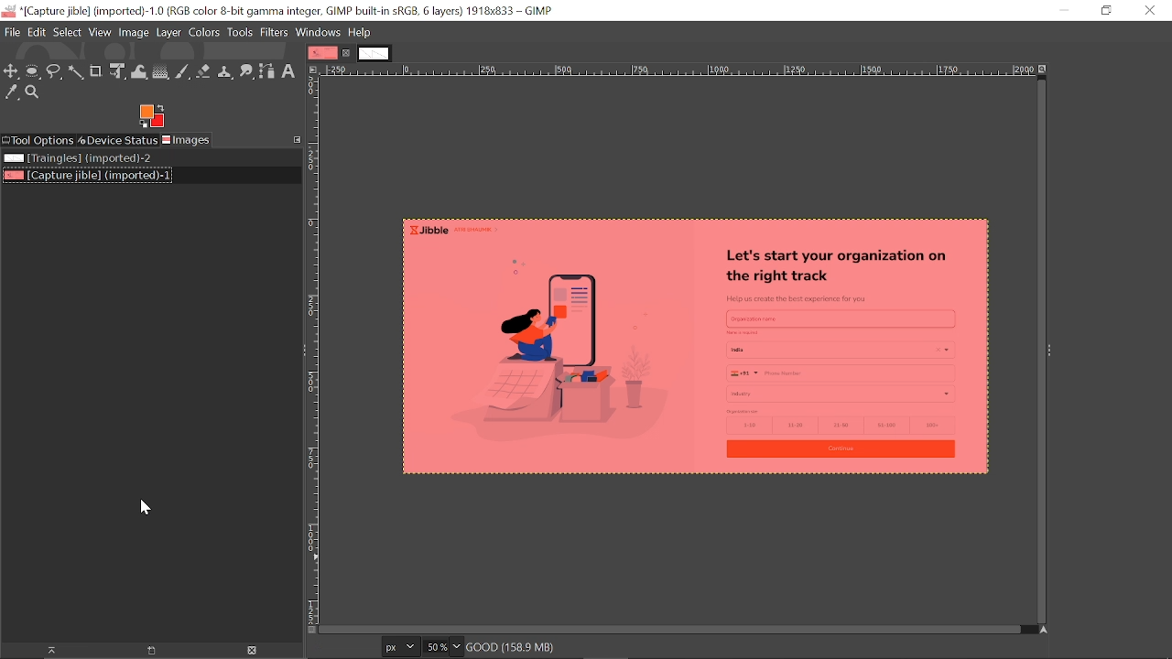 This screenshot has width=1172, height=659. Describe the element at coordinates (76, 72) in the screenshot. I see `Fuzzy select tool` at that location.